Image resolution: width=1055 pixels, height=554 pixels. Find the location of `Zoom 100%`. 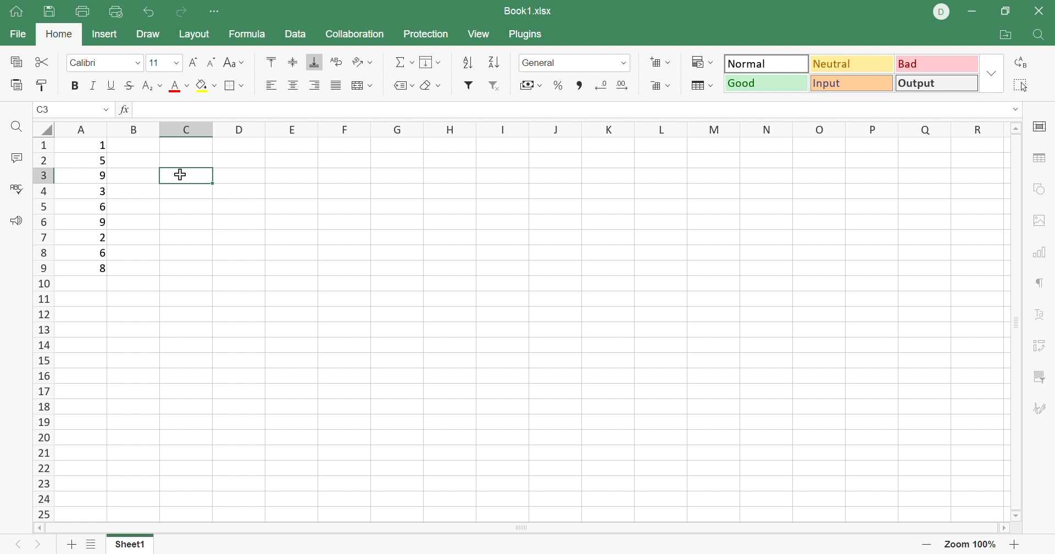

Zoom 100% is located at coordinates (970, 545).